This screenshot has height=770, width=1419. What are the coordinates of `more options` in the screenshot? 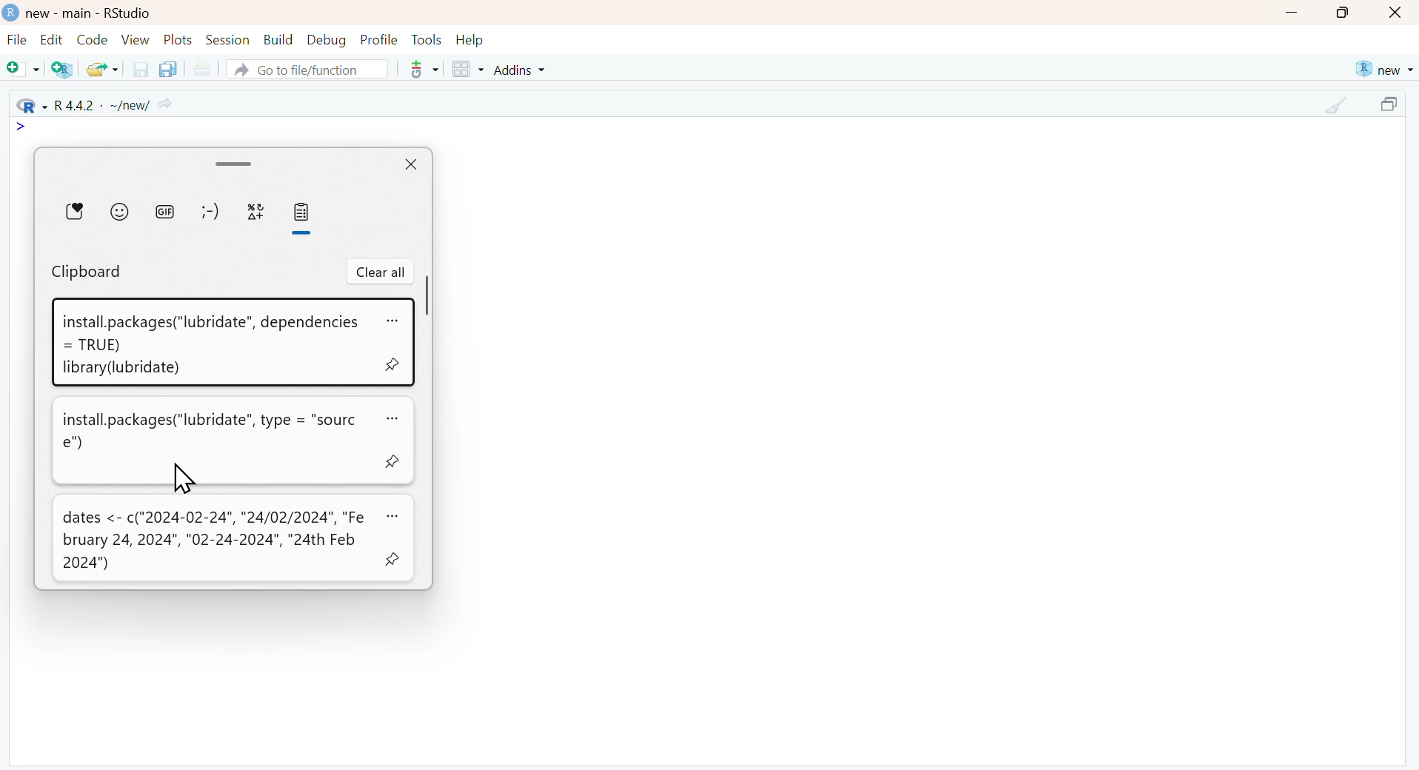 It's located at (393, 319).